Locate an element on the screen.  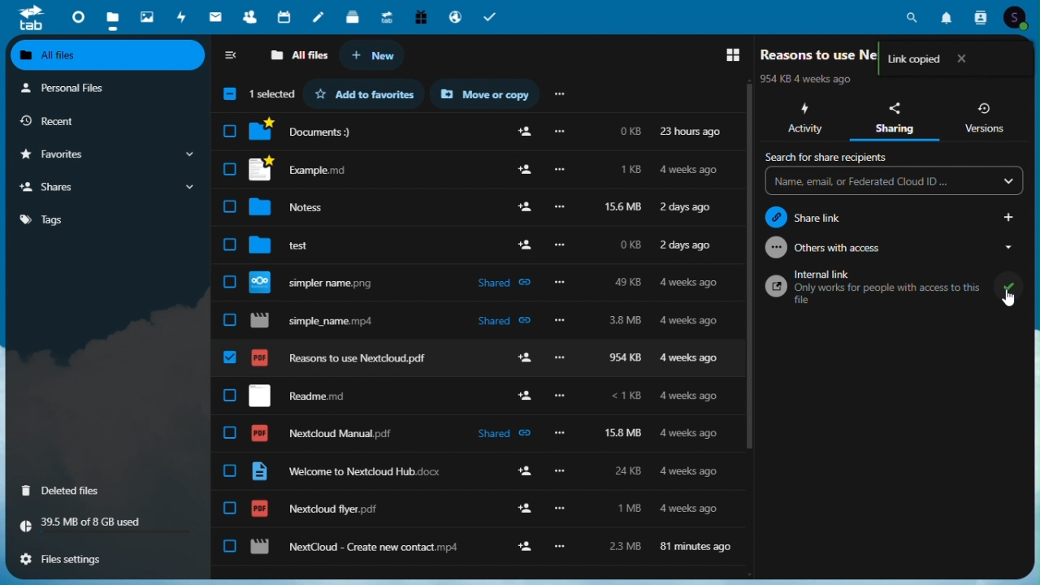
Calendar is located at coordinates (284, 18).